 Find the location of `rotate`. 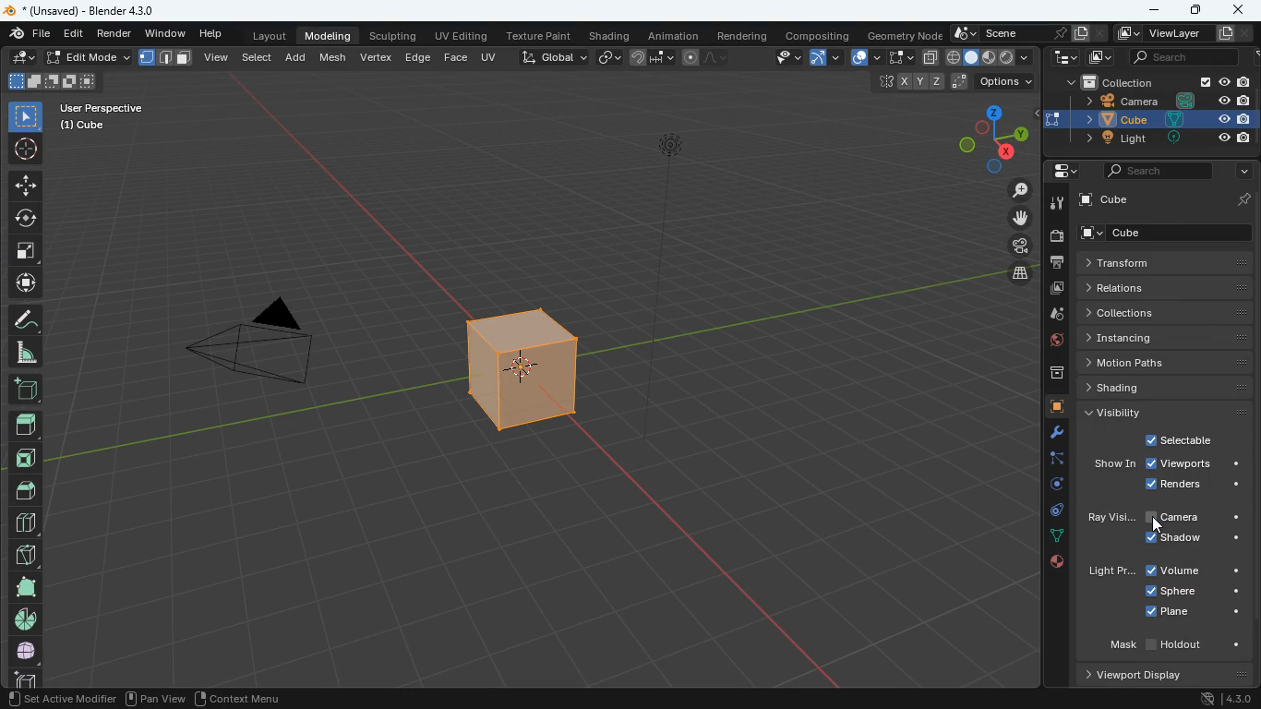

rotate is located at coordinates (26, 220).